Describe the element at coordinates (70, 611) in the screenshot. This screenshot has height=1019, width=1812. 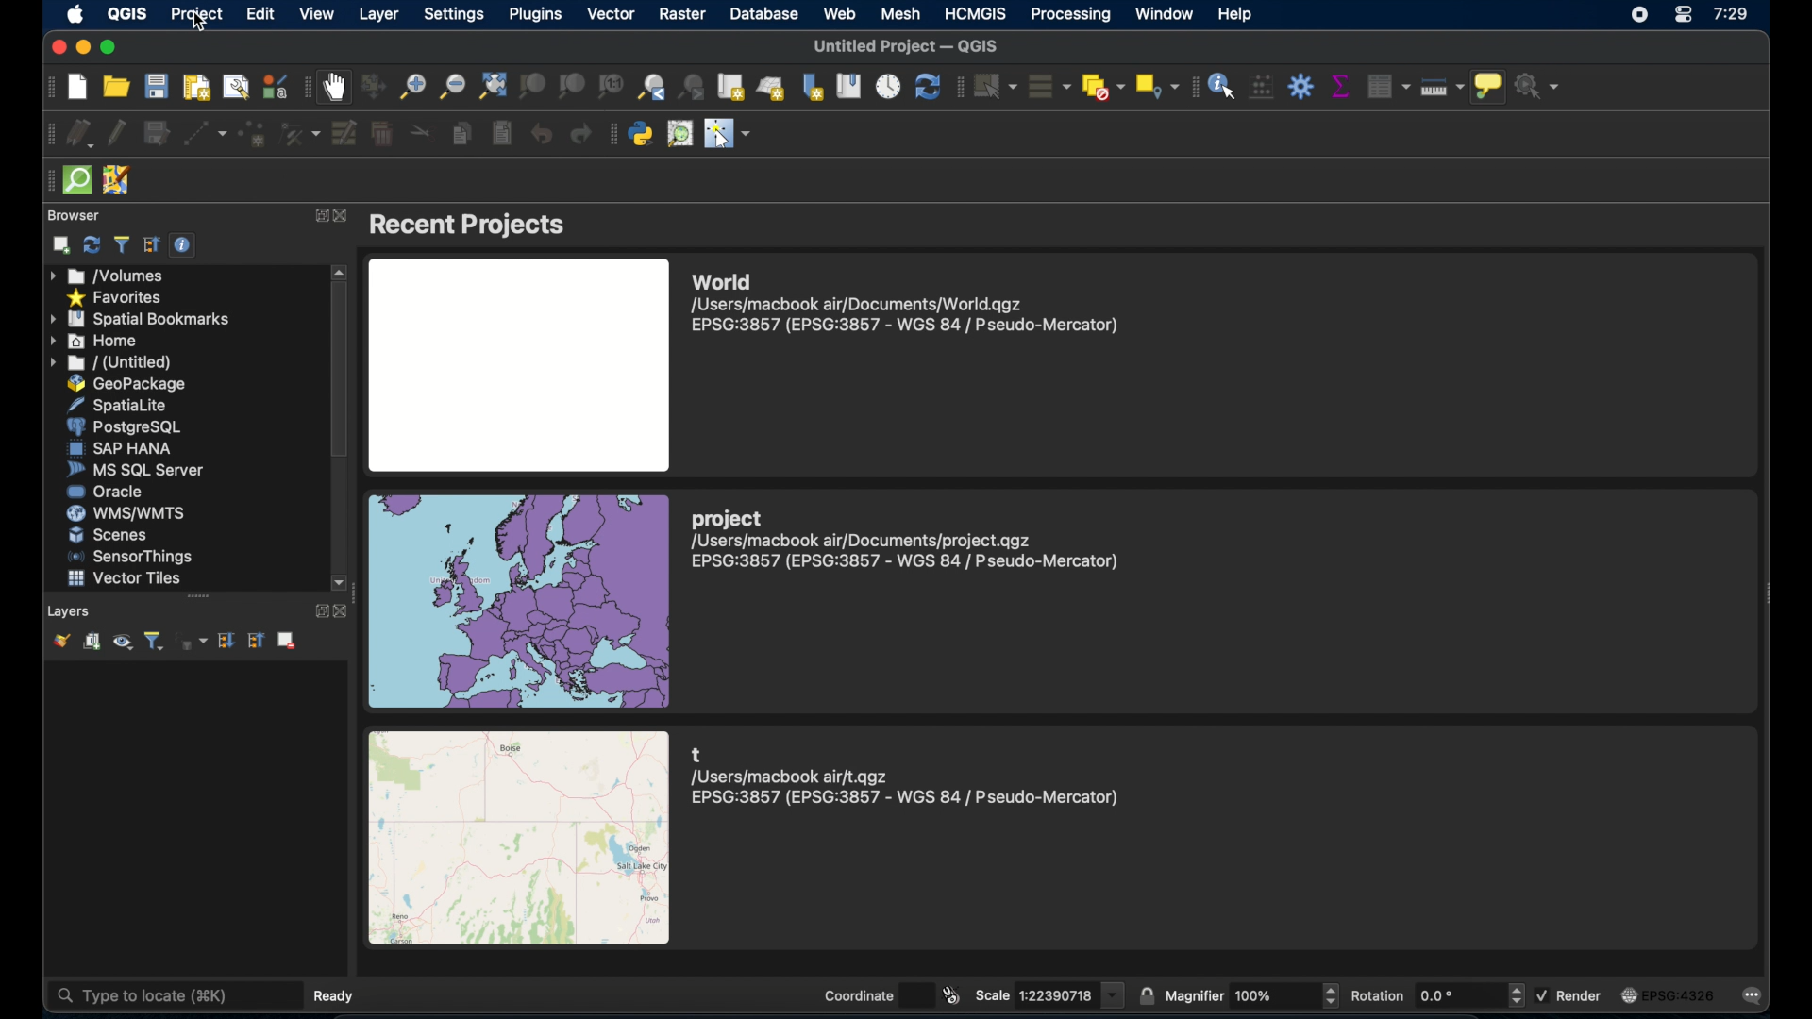
I see `layers` at that location.